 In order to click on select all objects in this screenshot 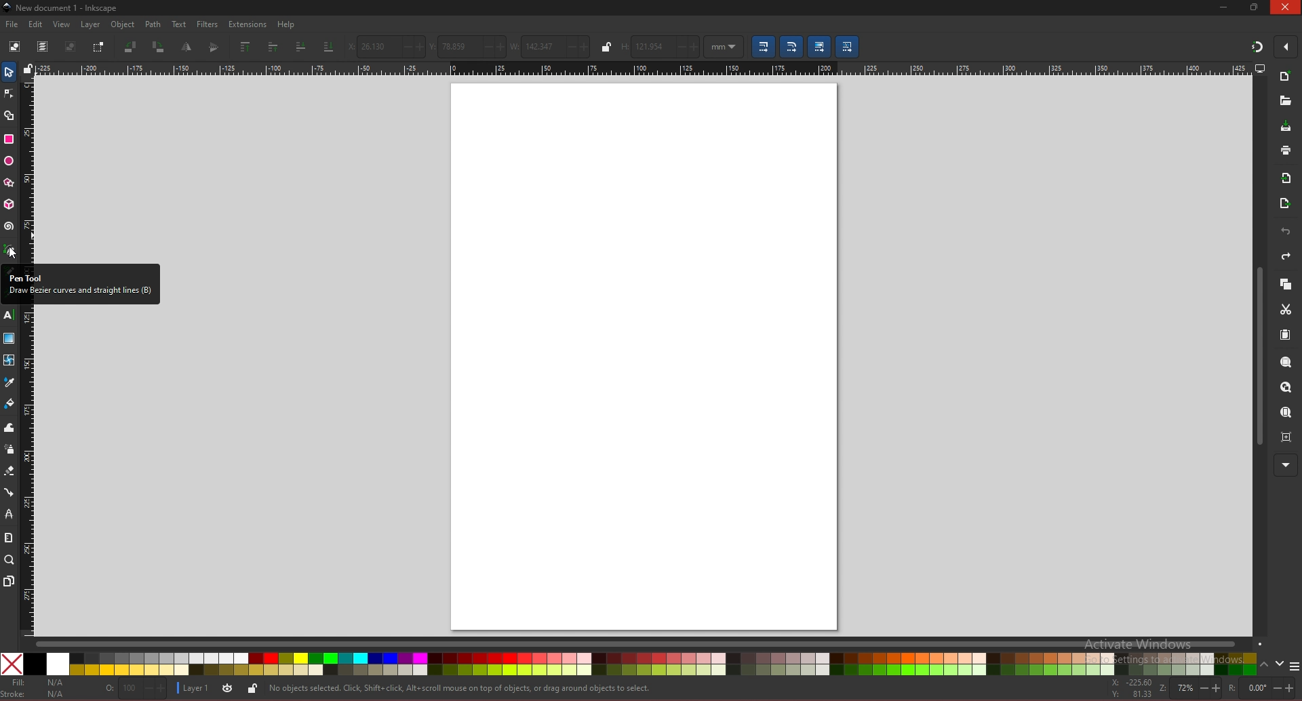, I will do `click(15, 45)`.